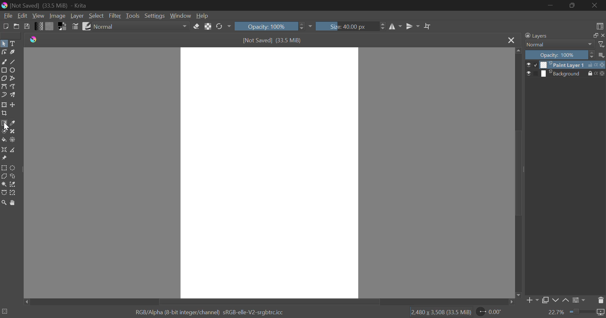 This screenshot has width=606, height=318. What do you see at coordinates (142, 26) in the screenshot?
I see `Normal` at bounding box center [142, 26].